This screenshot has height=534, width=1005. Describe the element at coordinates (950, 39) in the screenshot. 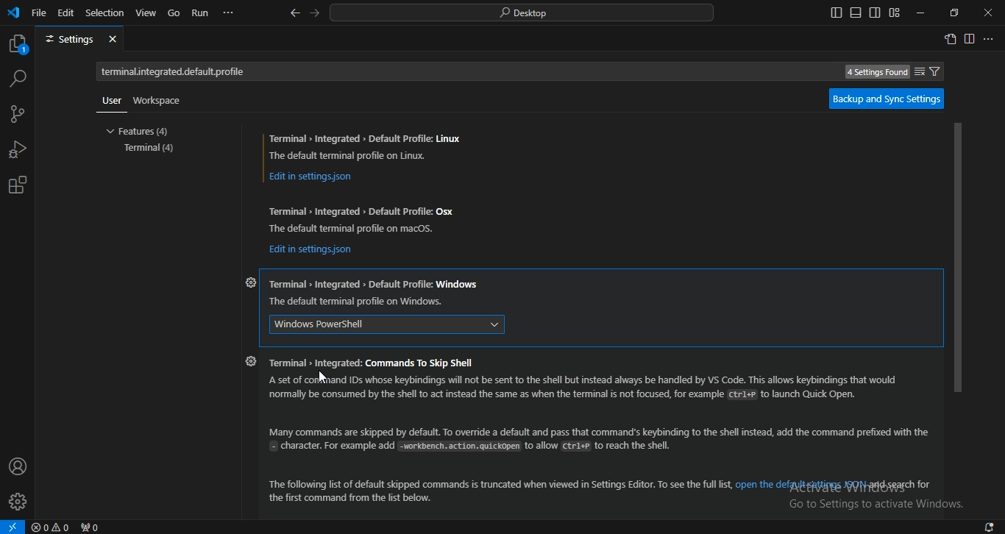

I see `open settings window` at that location.